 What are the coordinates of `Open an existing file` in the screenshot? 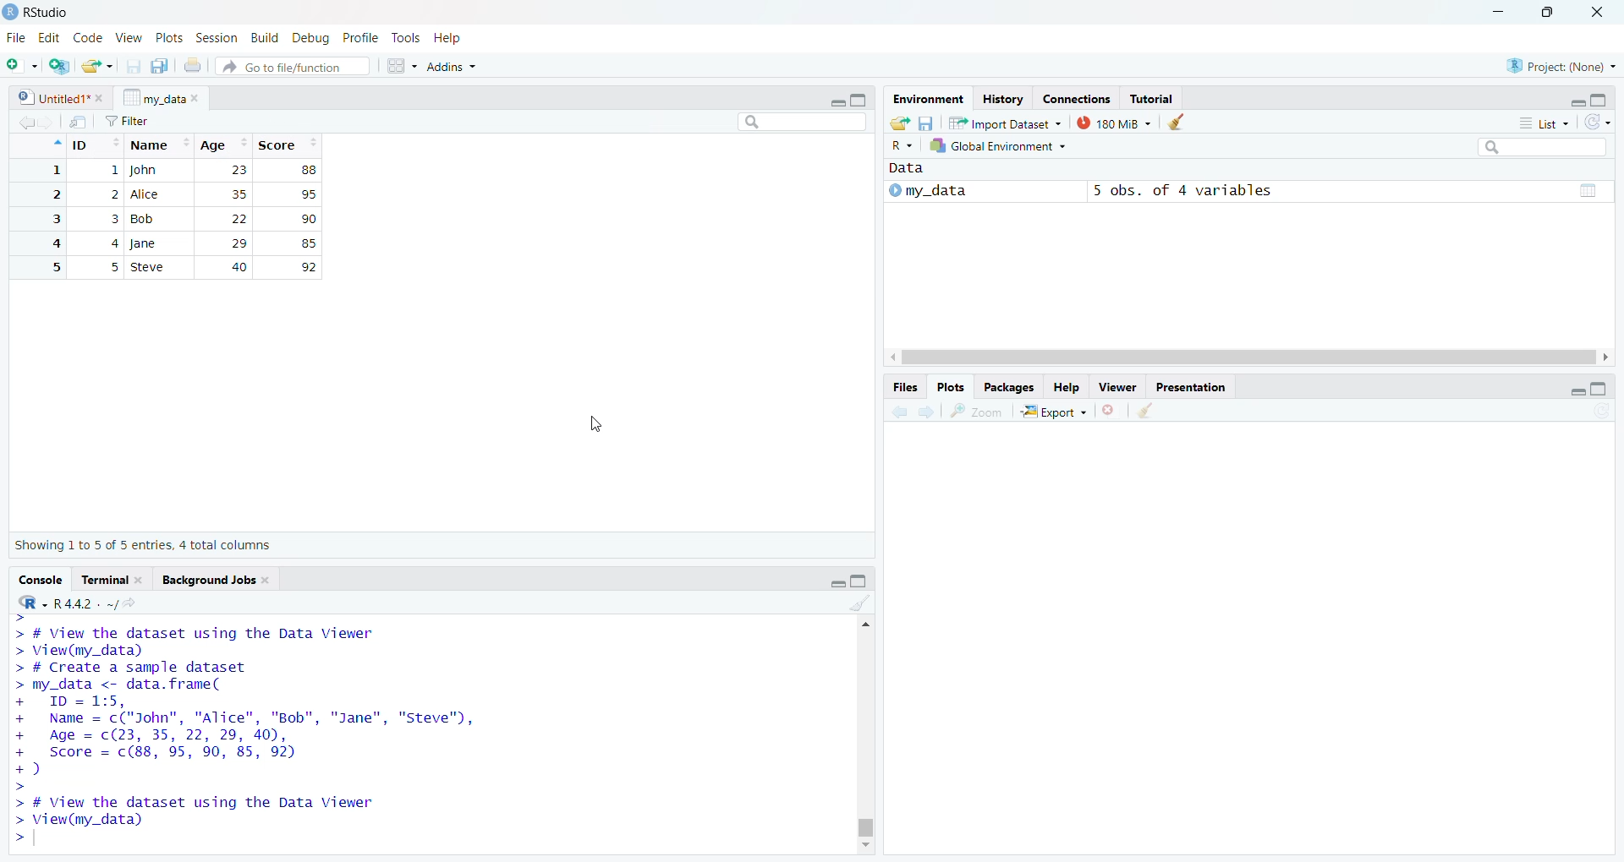 It's located at (100, 67).